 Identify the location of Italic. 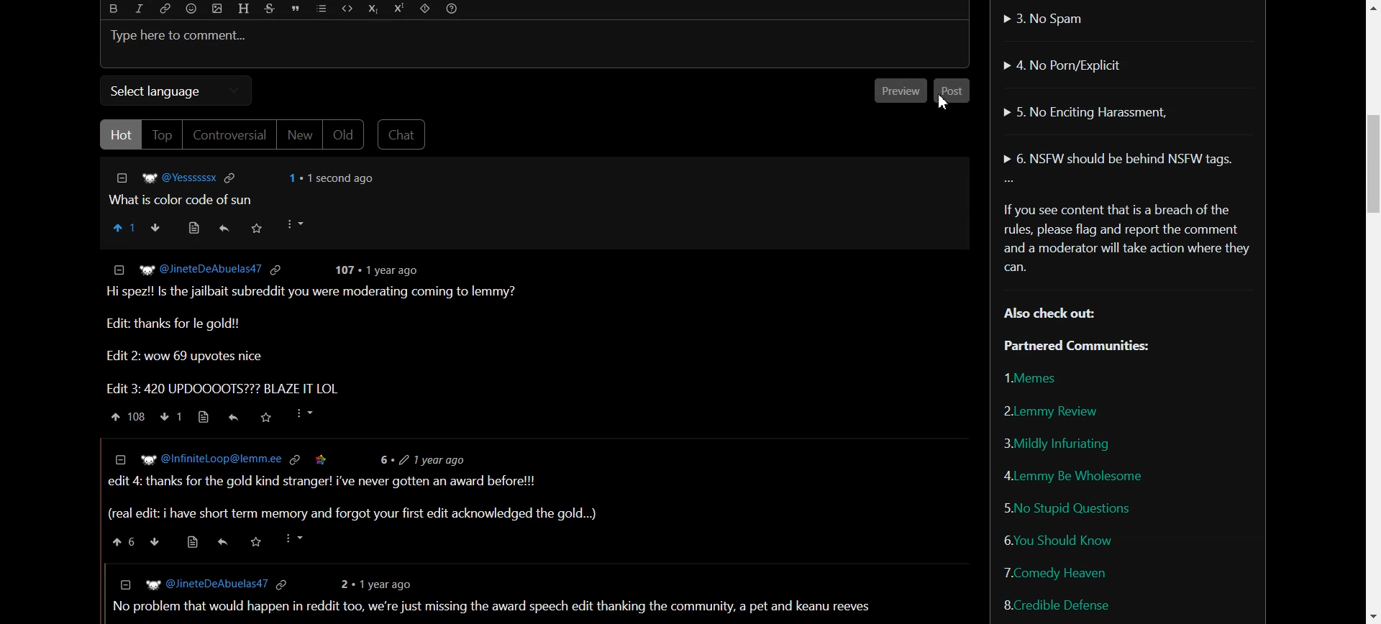
(140, 9).